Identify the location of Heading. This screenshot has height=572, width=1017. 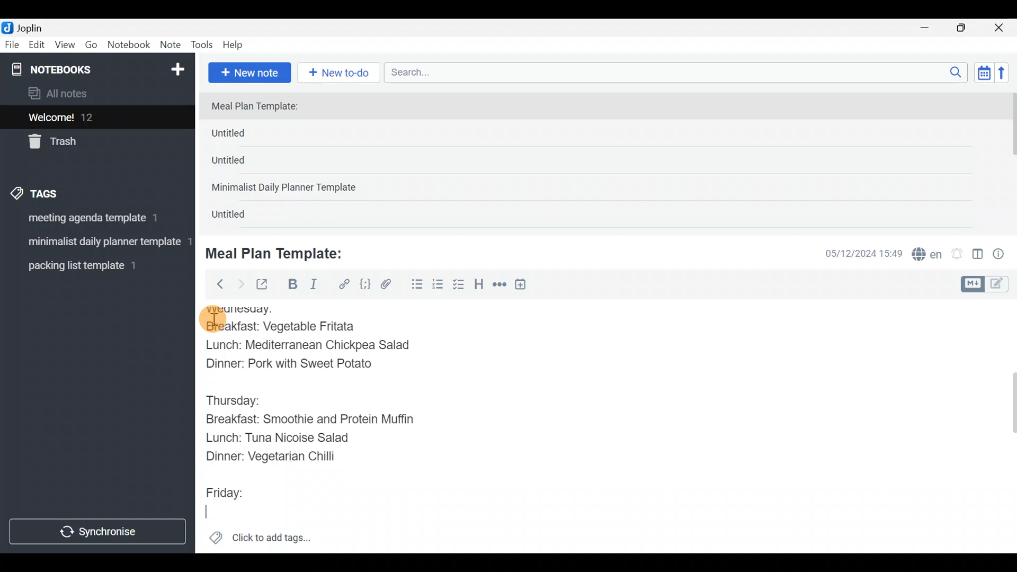
(479, 286).